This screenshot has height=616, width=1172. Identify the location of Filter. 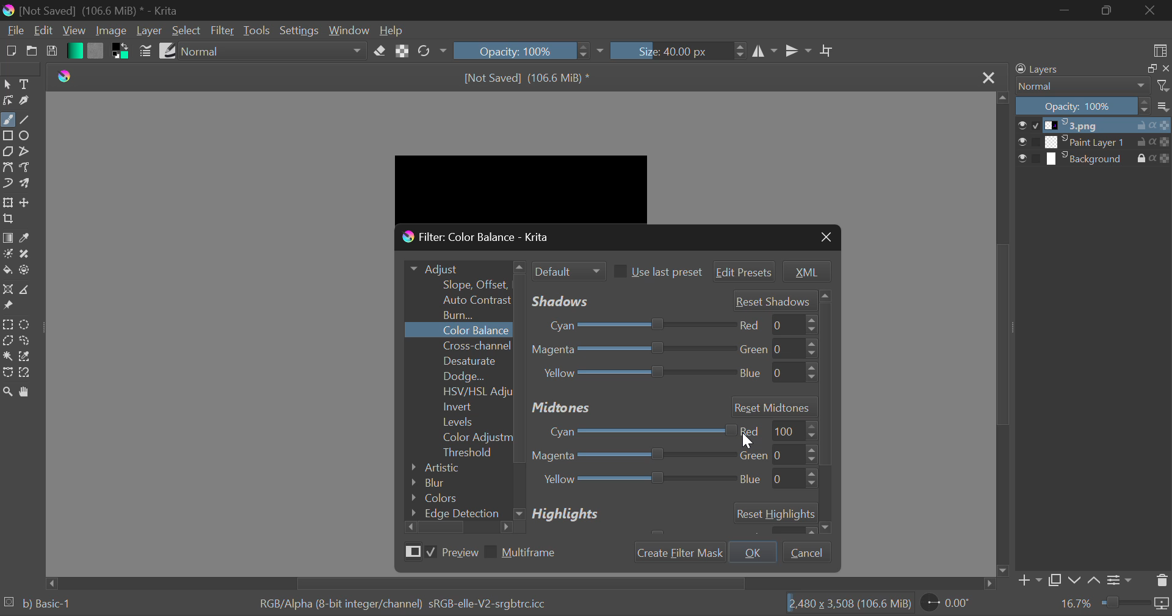
(223, 31).